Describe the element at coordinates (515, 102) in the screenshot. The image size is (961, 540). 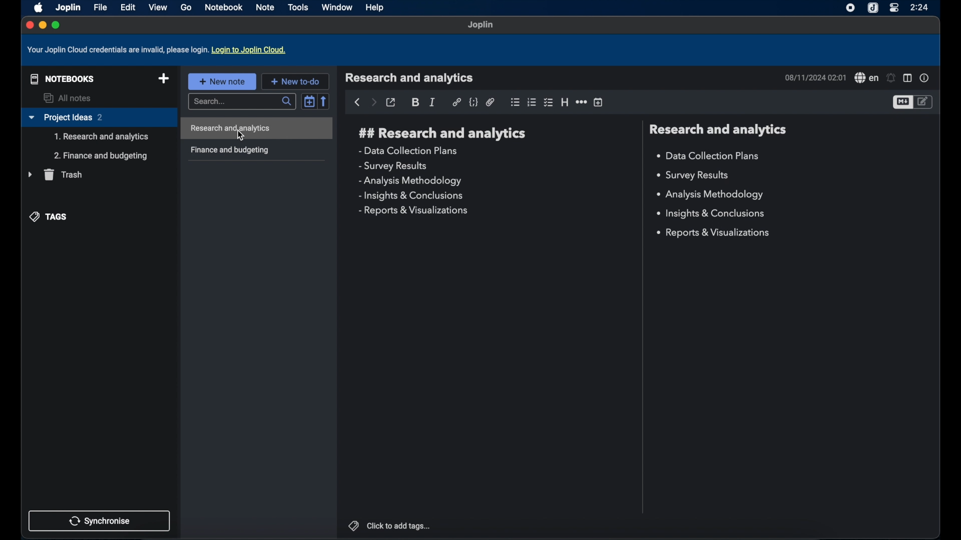
I see `bulleted list` at that location.